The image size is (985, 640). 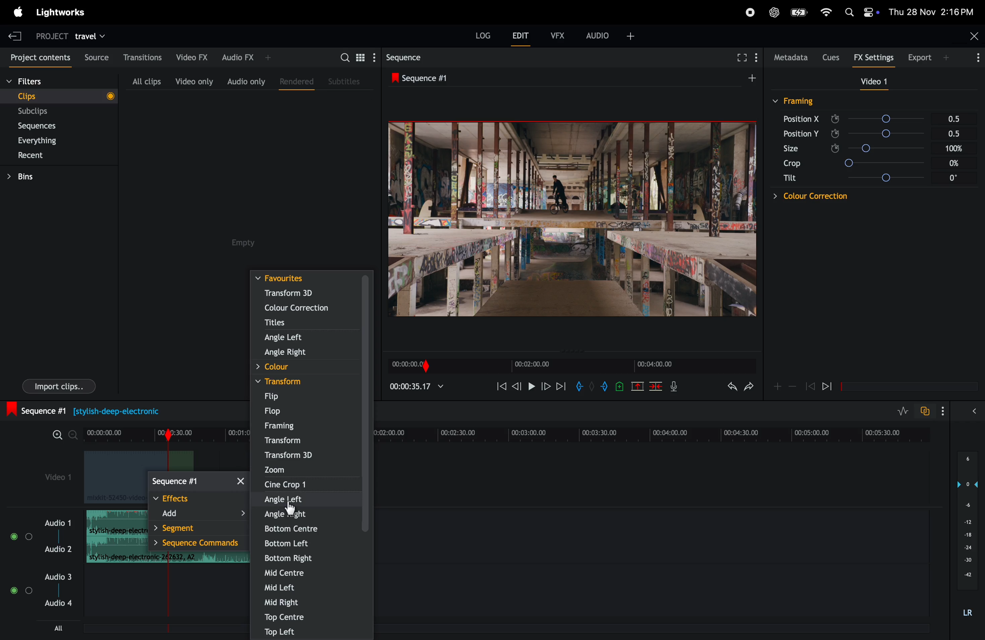 I want to click on back one frame, so click(x=517, y=385).